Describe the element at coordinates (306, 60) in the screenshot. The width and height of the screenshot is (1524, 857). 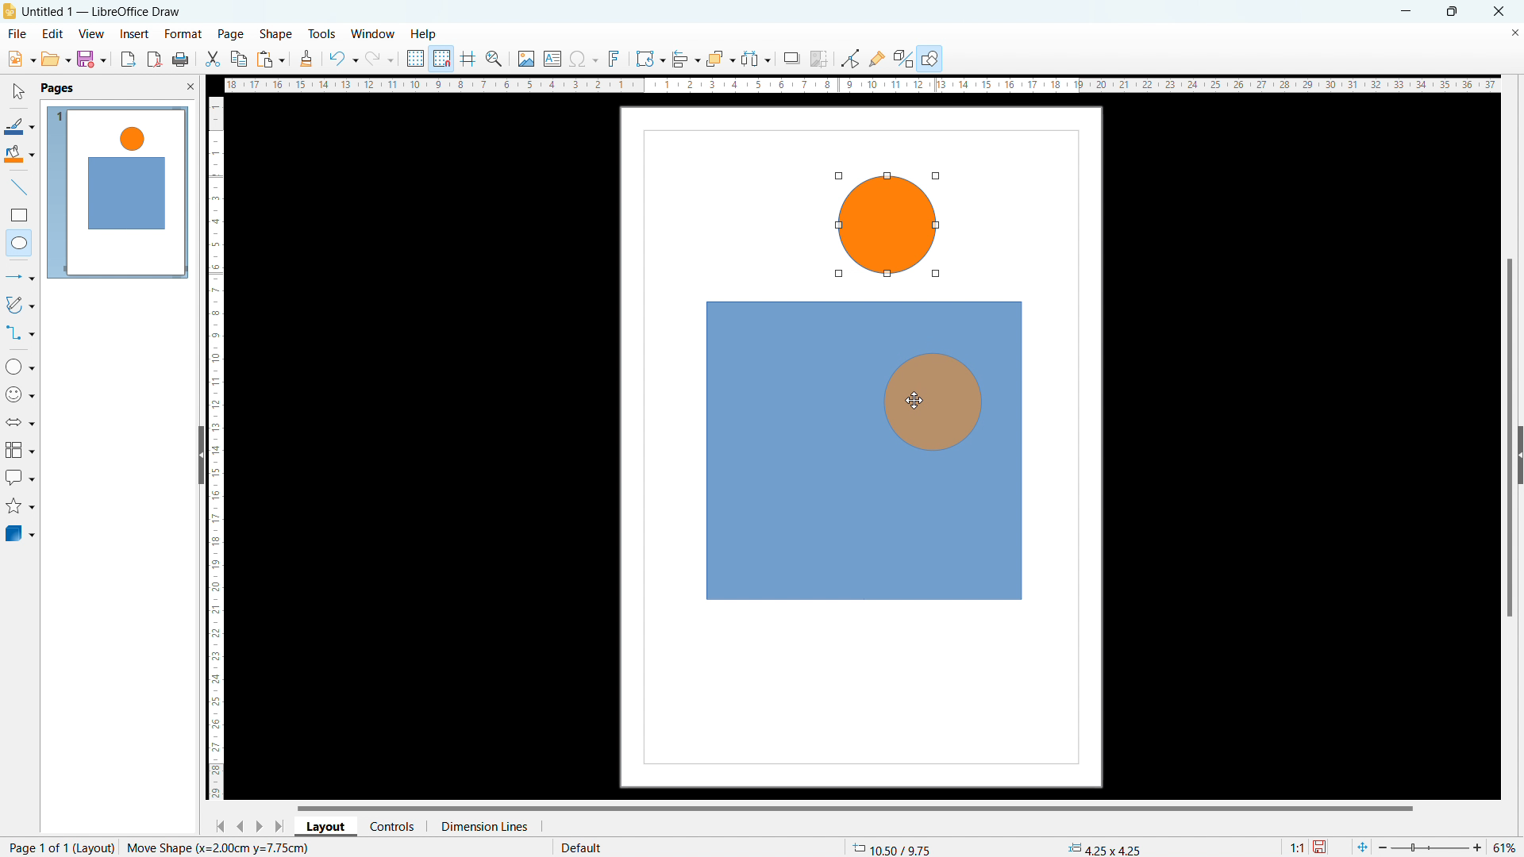
I see `clone formatting` at that location.